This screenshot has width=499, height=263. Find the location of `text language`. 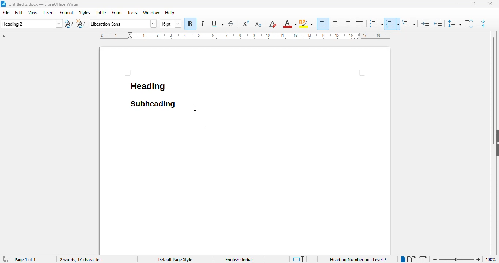

text language is located at coordinates (239, 260).